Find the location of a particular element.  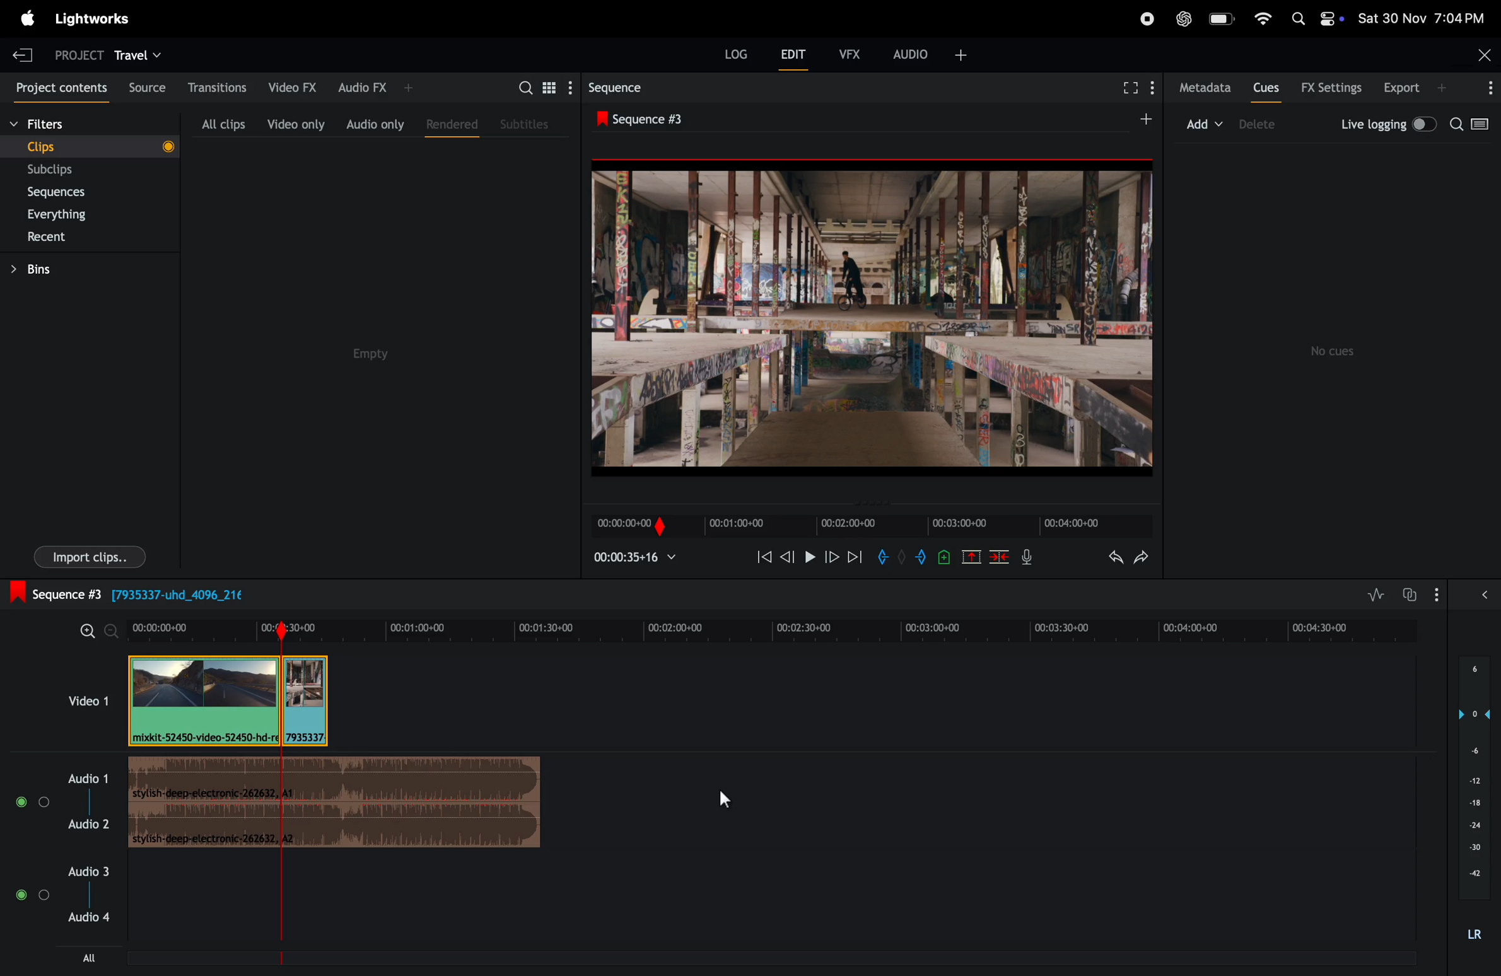

search menu is located at coordinates (542, 86).